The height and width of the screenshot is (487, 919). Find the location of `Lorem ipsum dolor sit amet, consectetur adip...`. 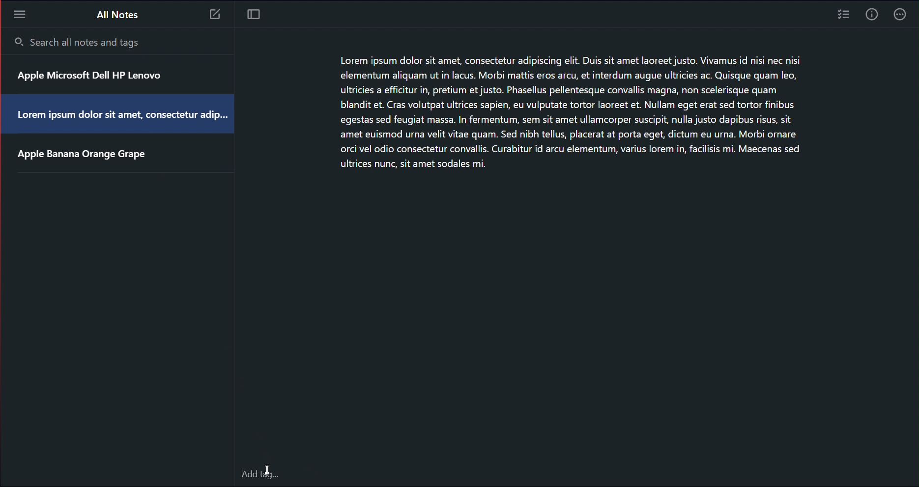

Lorem ipsum dolor sit amet, consectetur adip... is located at coordinates (118, 116).